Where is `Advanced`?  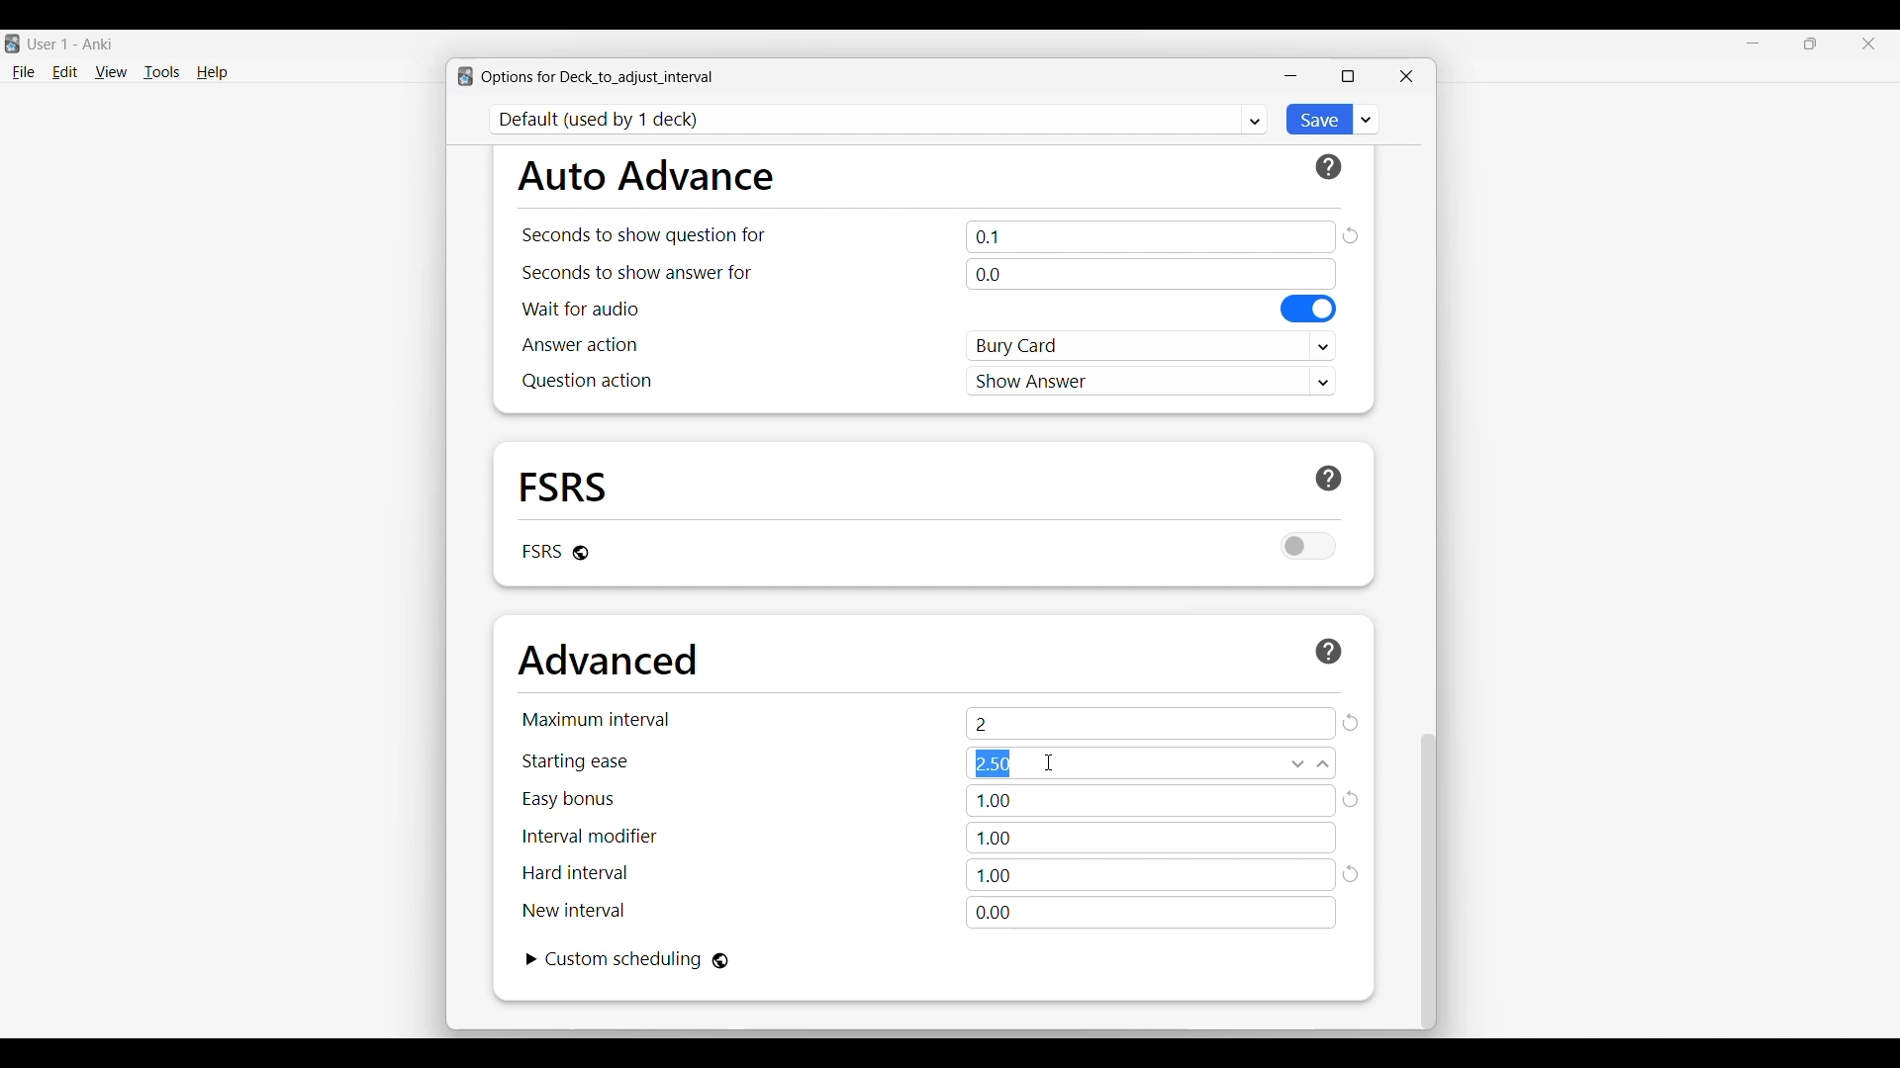 Advanced is located at coordinates (608, 660).